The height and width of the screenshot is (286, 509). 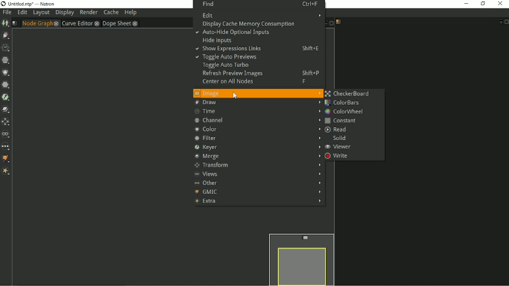 What do you see at coordinates (28, 4) in the screenshot?
I see `Title` at bounding box center [28, 4].